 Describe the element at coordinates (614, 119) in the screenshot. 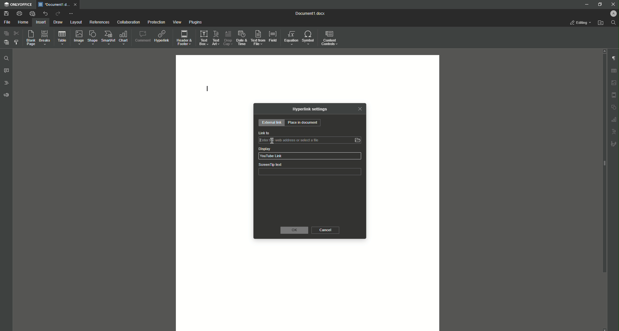

I see `graph settings` at that location.